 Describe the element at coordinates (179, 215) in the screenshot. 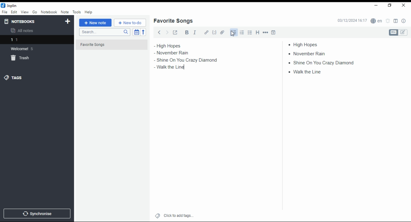

I see `click to add tags` at that location.